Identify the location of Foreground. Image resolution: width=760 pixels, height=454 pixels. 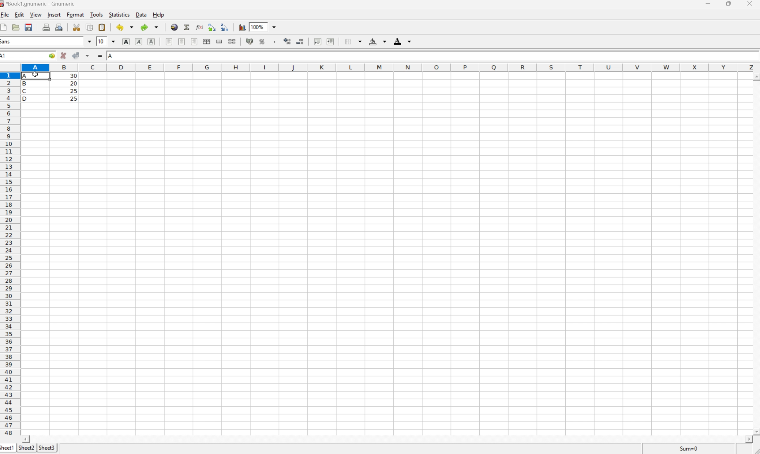
(403, 41).